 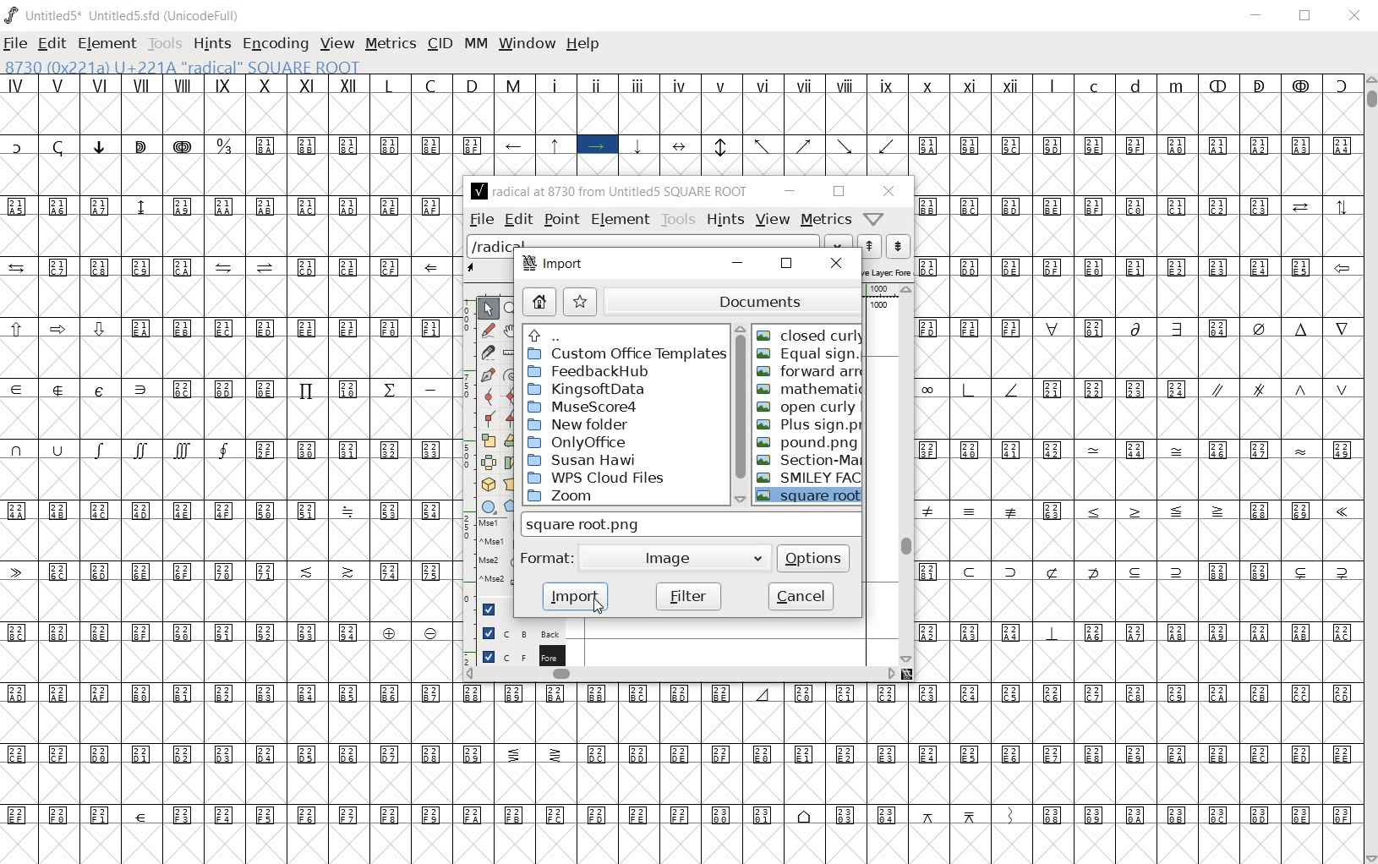 I want to click on import, so click(x=575, y=597).